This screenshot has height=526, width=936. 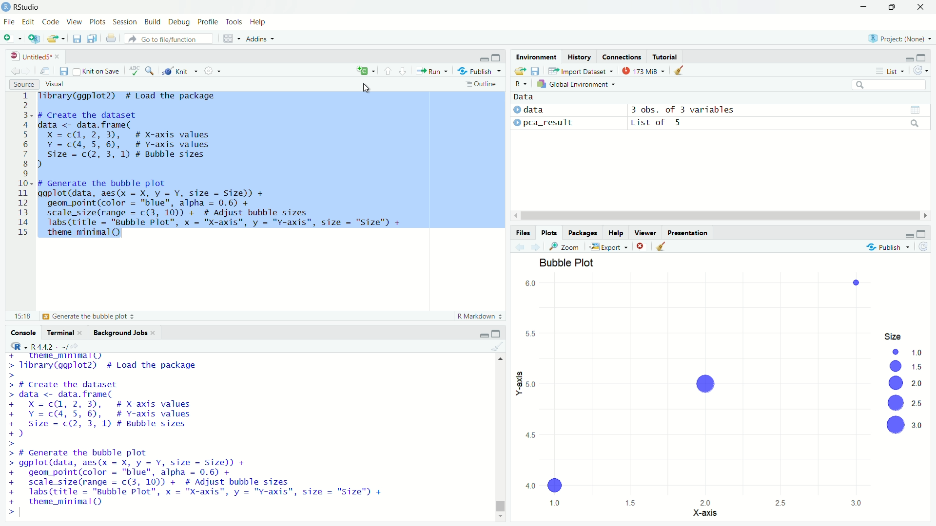 I want to click on tutorial, so click(x=666, y=56).